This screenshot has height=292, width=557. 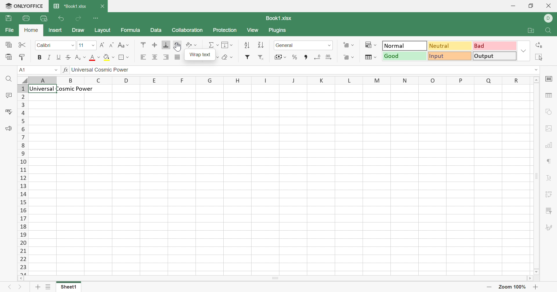 What do you see at coordinates (104, 44) in the screenshot?
I see `Increment font size` at bounding box center [104, 44].